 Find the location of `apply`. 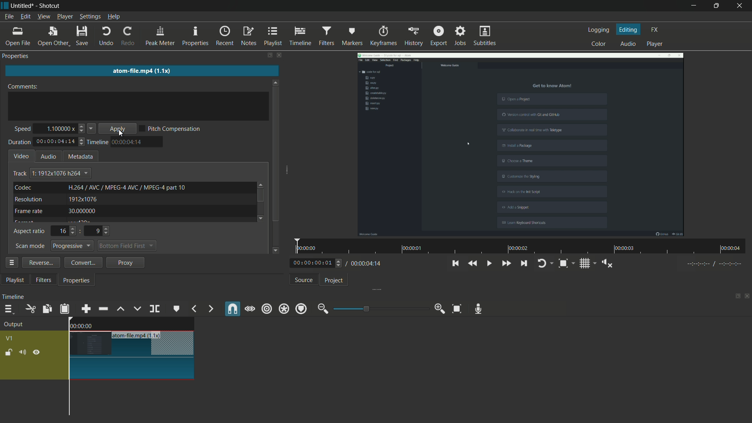

apply is located at coordinates (119, 129).